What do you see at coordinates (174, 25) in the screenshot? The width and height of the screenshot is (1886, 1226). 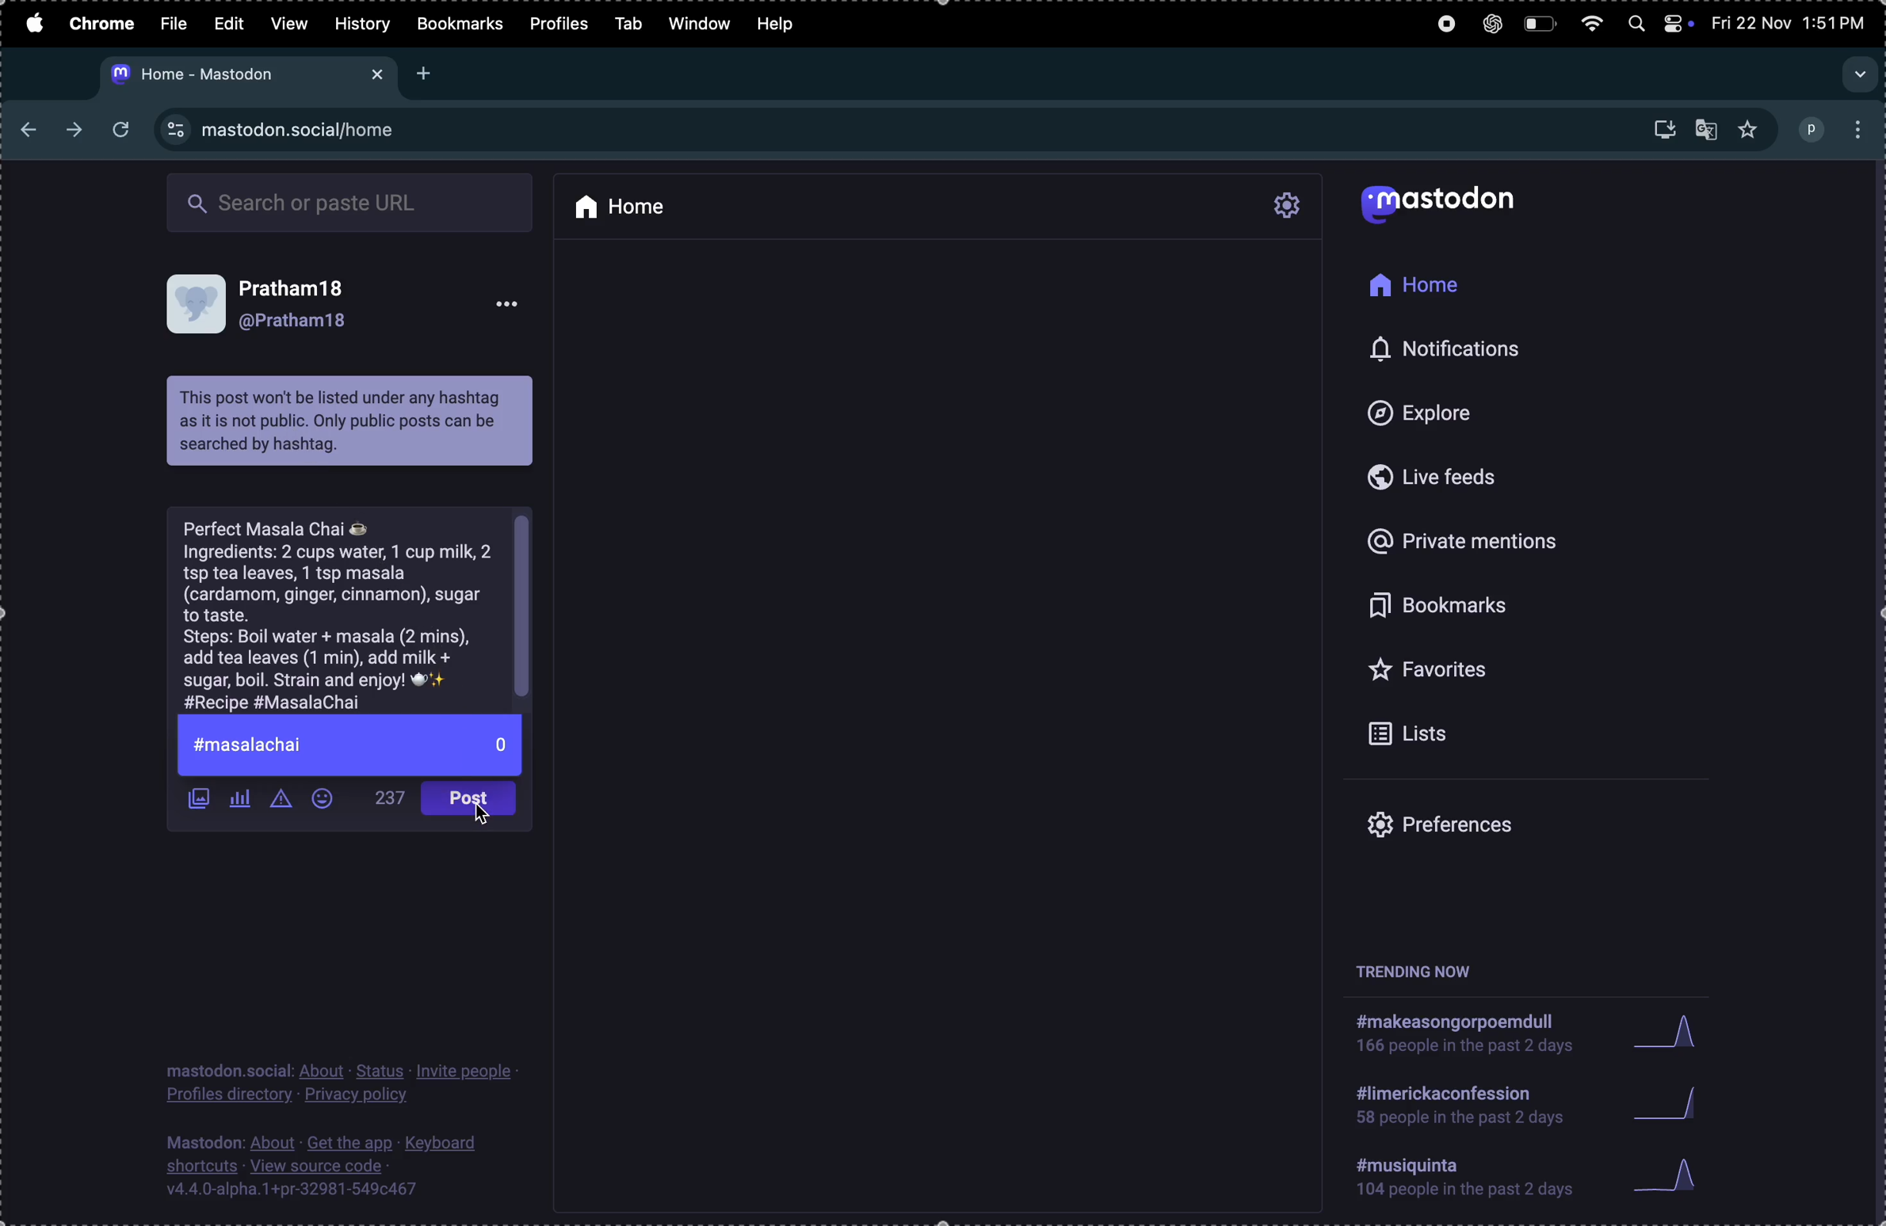 I see `file` at bounding box center [174, 25].